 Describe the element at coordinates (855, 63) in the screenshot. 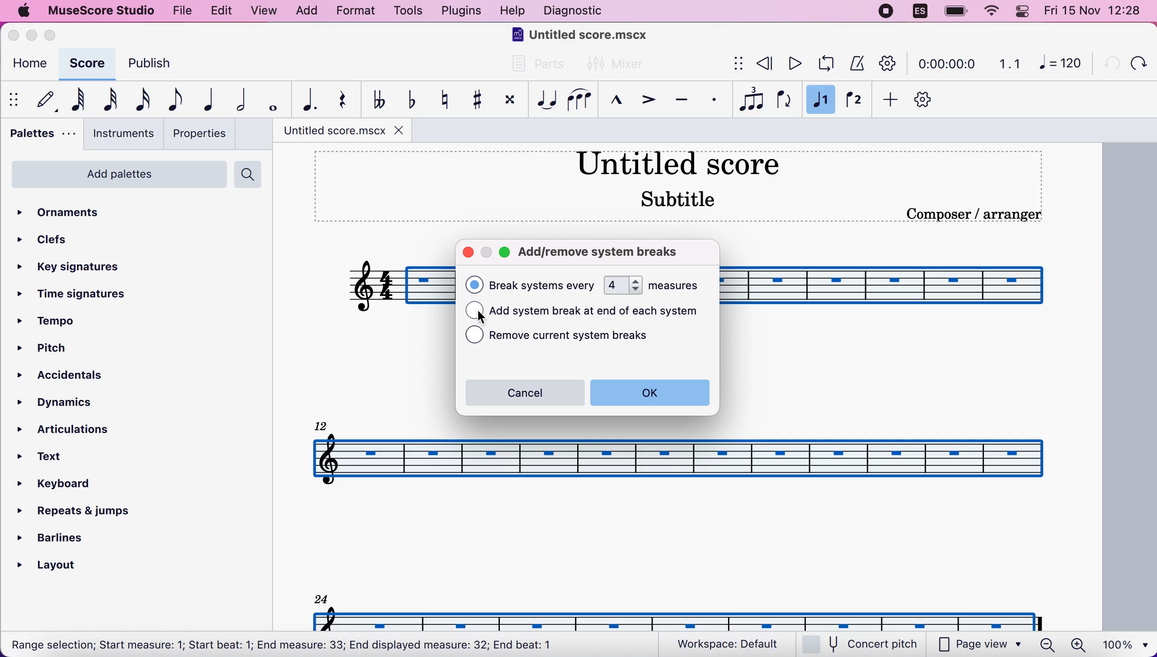

I see `metronome` at that location.